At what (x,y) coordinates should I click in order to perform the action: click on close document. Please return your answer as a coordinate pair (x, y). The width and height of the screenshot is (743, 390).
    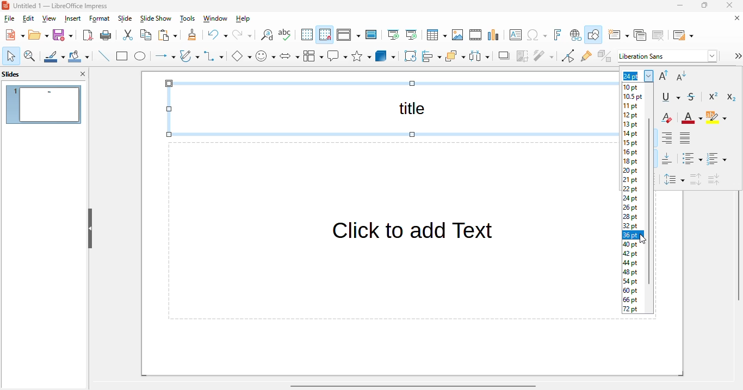
    Looking at the image, I should click on (735, 18).